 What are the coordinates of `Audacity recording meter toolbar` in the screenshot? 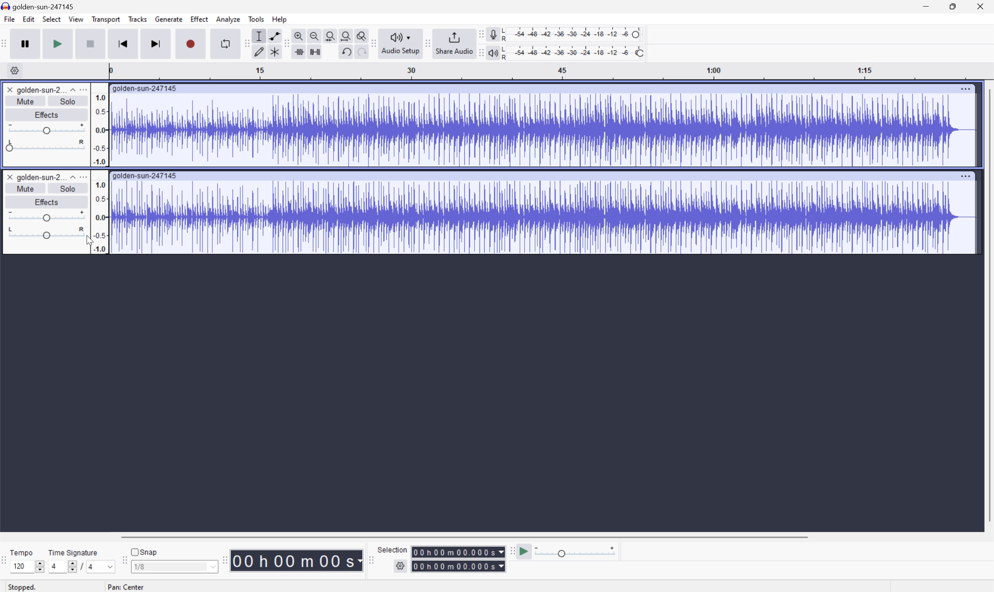 It's located at (478, 33).